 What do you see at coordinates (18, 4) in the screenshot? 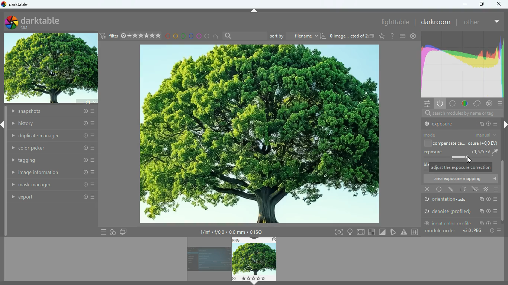
I see `darktable` at bounding box center [18, 4].